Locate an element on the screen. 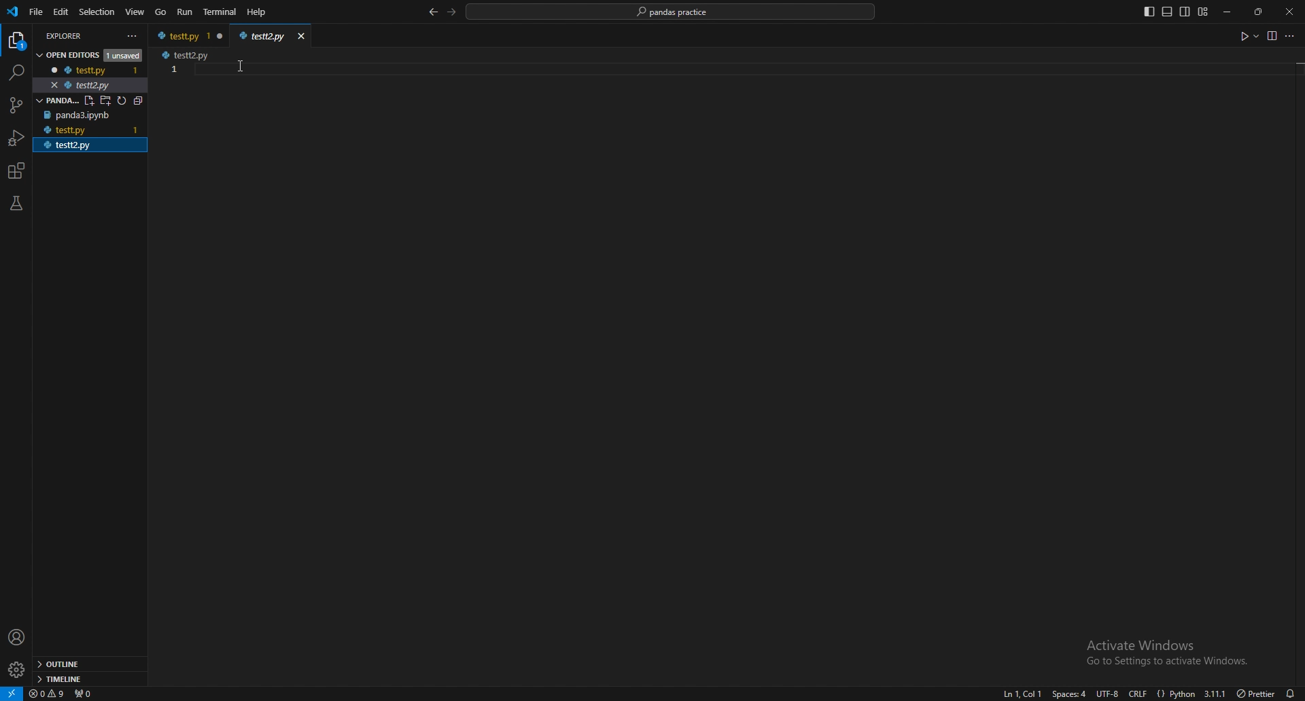 The height and width of the screenshot is (701, 1305). selection is located at coordinates (97, 12).